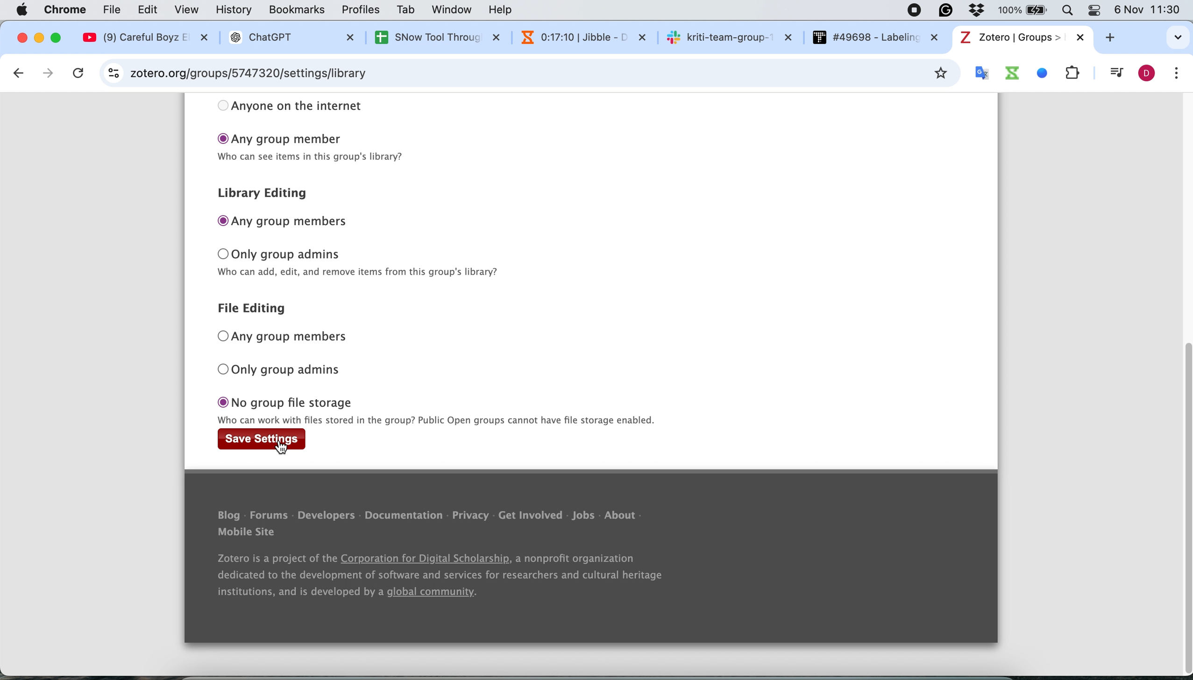 The width and height of the screenshot is (1193, 680). I want to click on bookmark, so click(939, 73).